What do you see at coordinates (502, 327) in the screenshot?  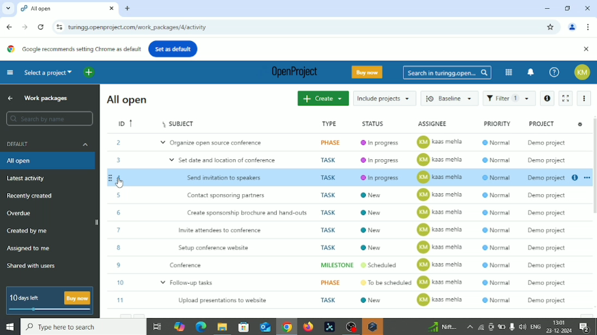 I see `Battery` at bounding box center [502, 327].